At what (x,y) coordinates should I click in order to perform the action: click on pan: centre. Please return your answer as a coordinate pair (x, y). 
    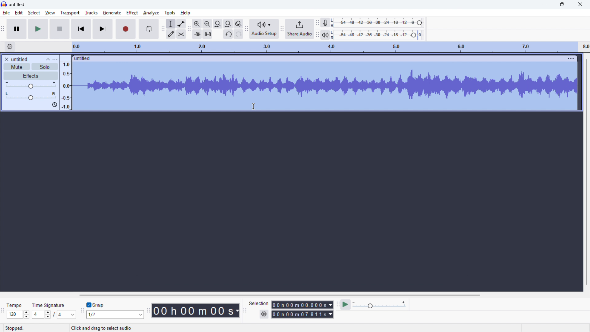
    Looking at the image, I should click on (31, 96).